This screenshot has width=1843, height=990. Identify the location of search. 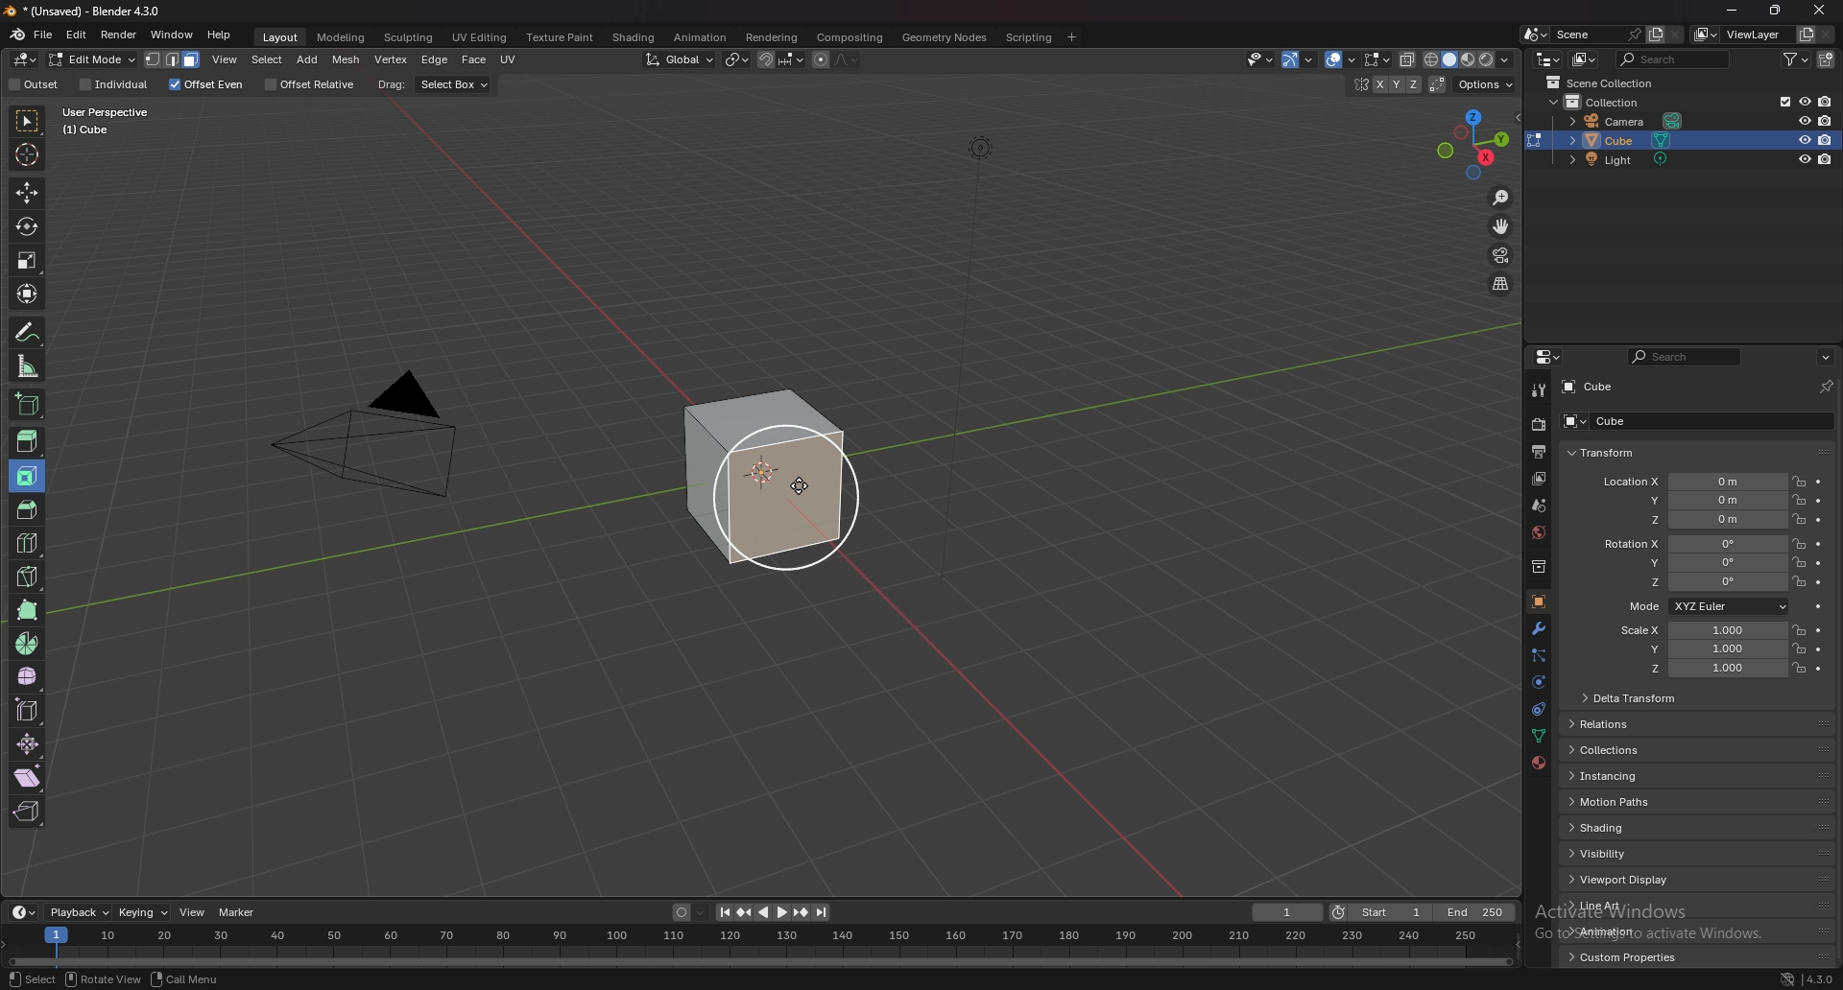
(1673, 59).